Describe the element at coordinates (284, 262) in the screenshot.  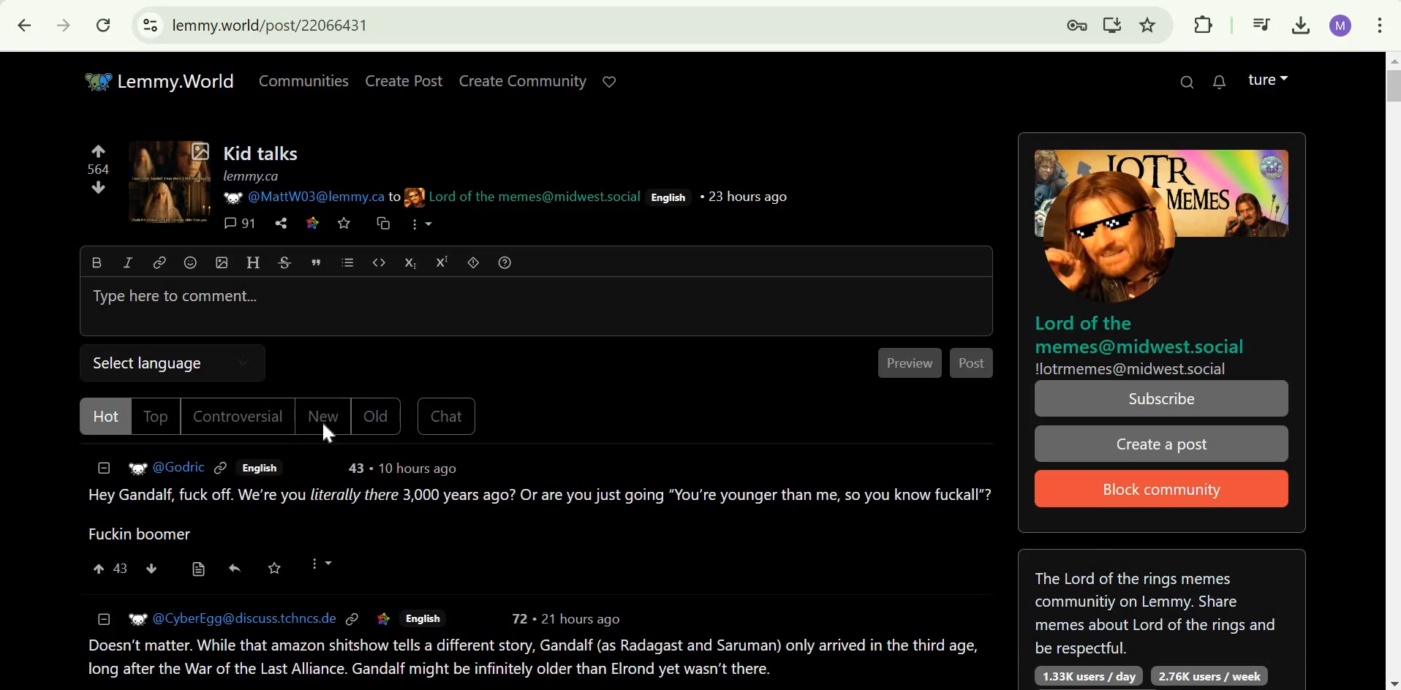
I see `strikethrough` at that location.